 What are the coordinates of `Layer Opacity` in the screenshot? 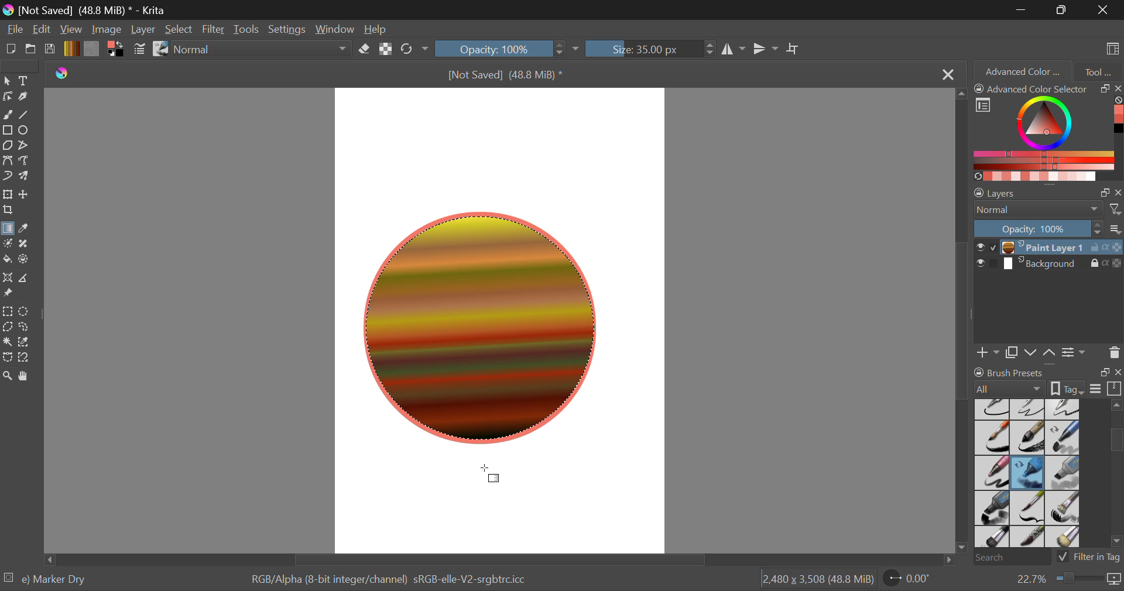 It's located at (1048, 228).